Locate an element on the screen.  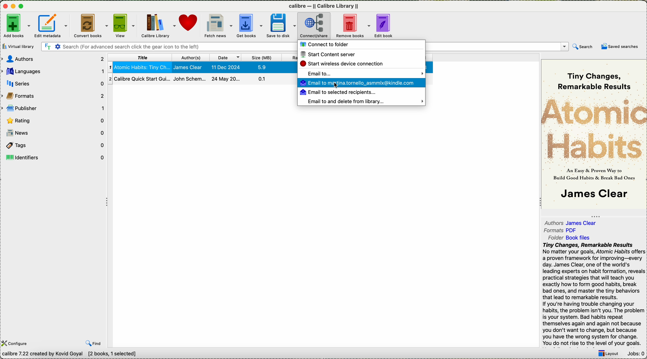
edit book is located at coordinates (387, 25).